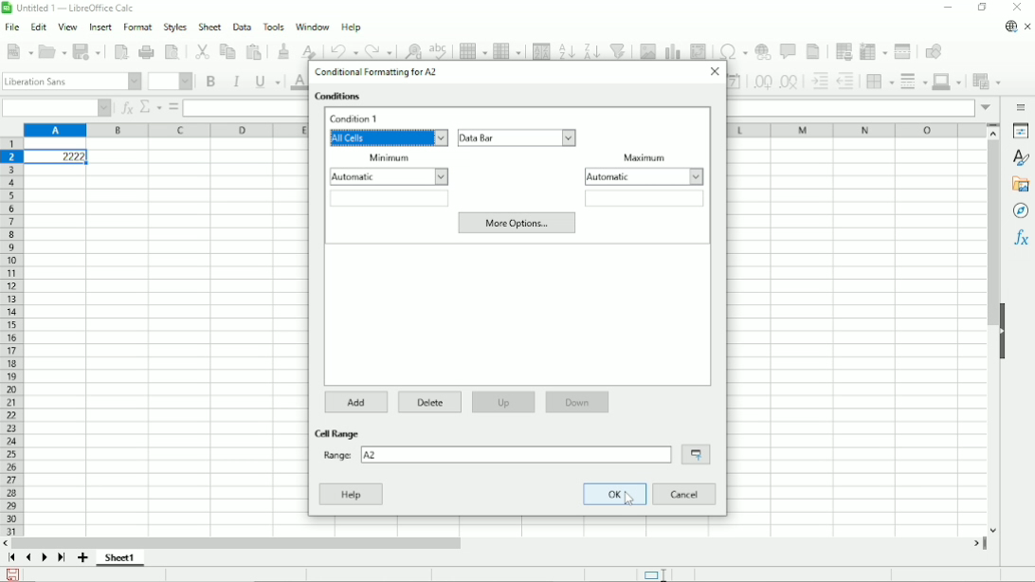  What do you see at coordinates (790, 50) in the screenshot?
I see `Insert comment` at bounding box center [790, 50].